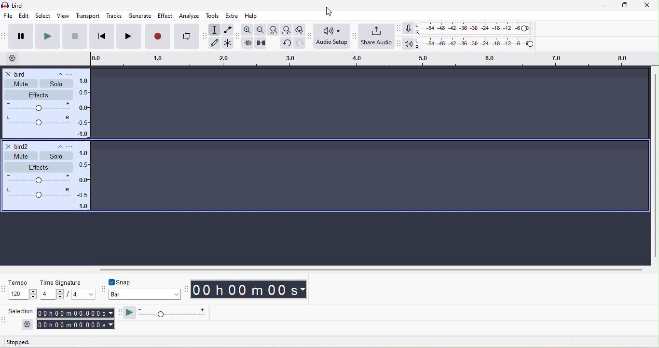  What do you see at coordinates (63, 16) in the screenshot?
I see `view` at bounding box center [63, 16].